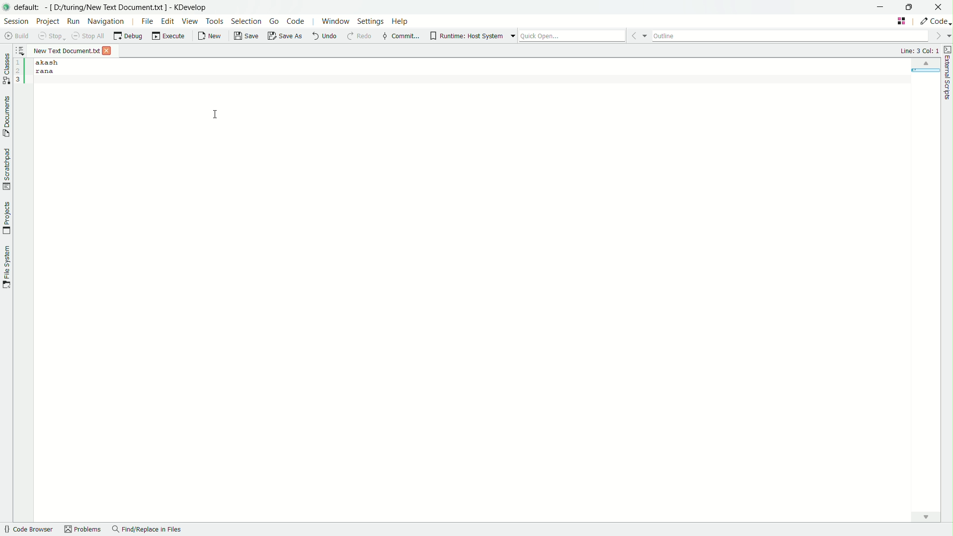 The width and height of the screenshot is (953, 536). I want to click on lines and columns, so click(919, 50).